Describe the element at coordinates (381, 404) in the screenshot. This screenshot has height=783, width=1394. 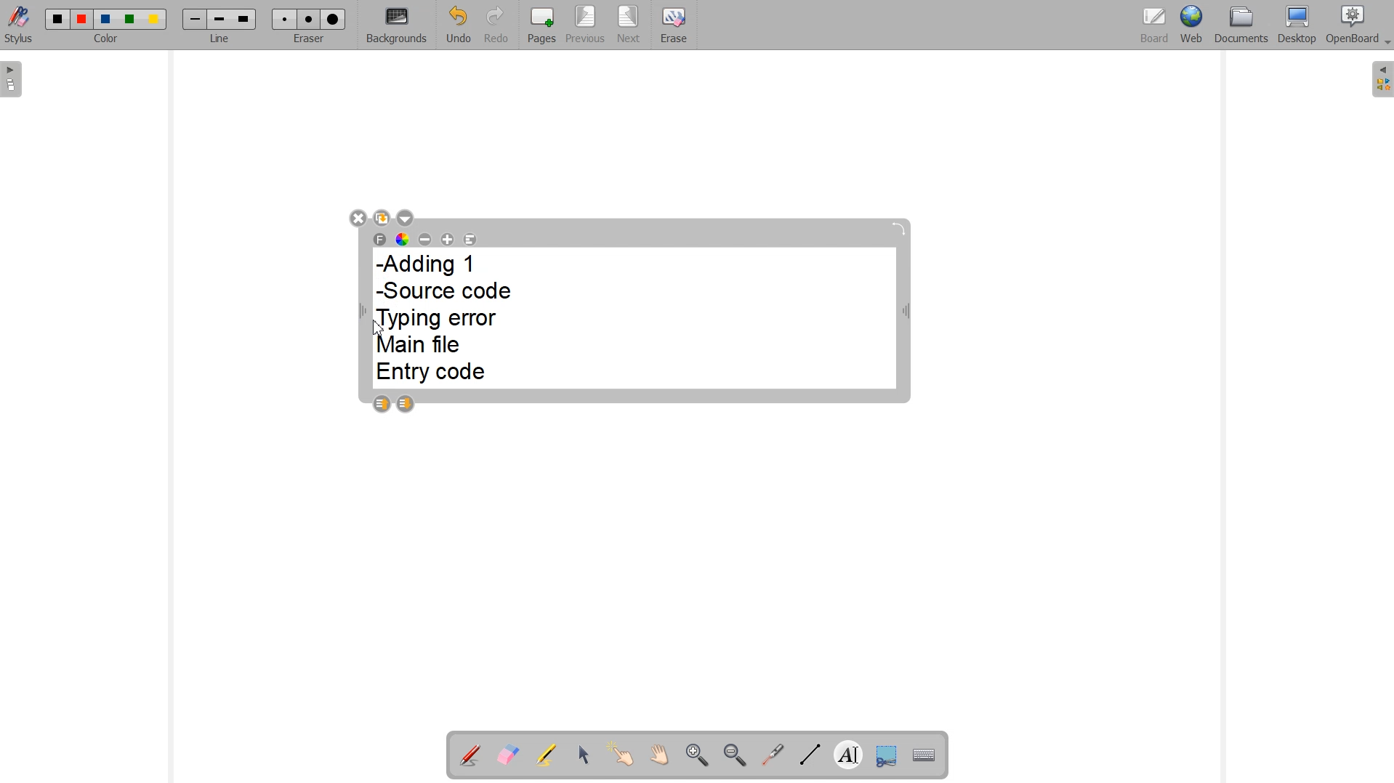
I see `Layer up` at that location.